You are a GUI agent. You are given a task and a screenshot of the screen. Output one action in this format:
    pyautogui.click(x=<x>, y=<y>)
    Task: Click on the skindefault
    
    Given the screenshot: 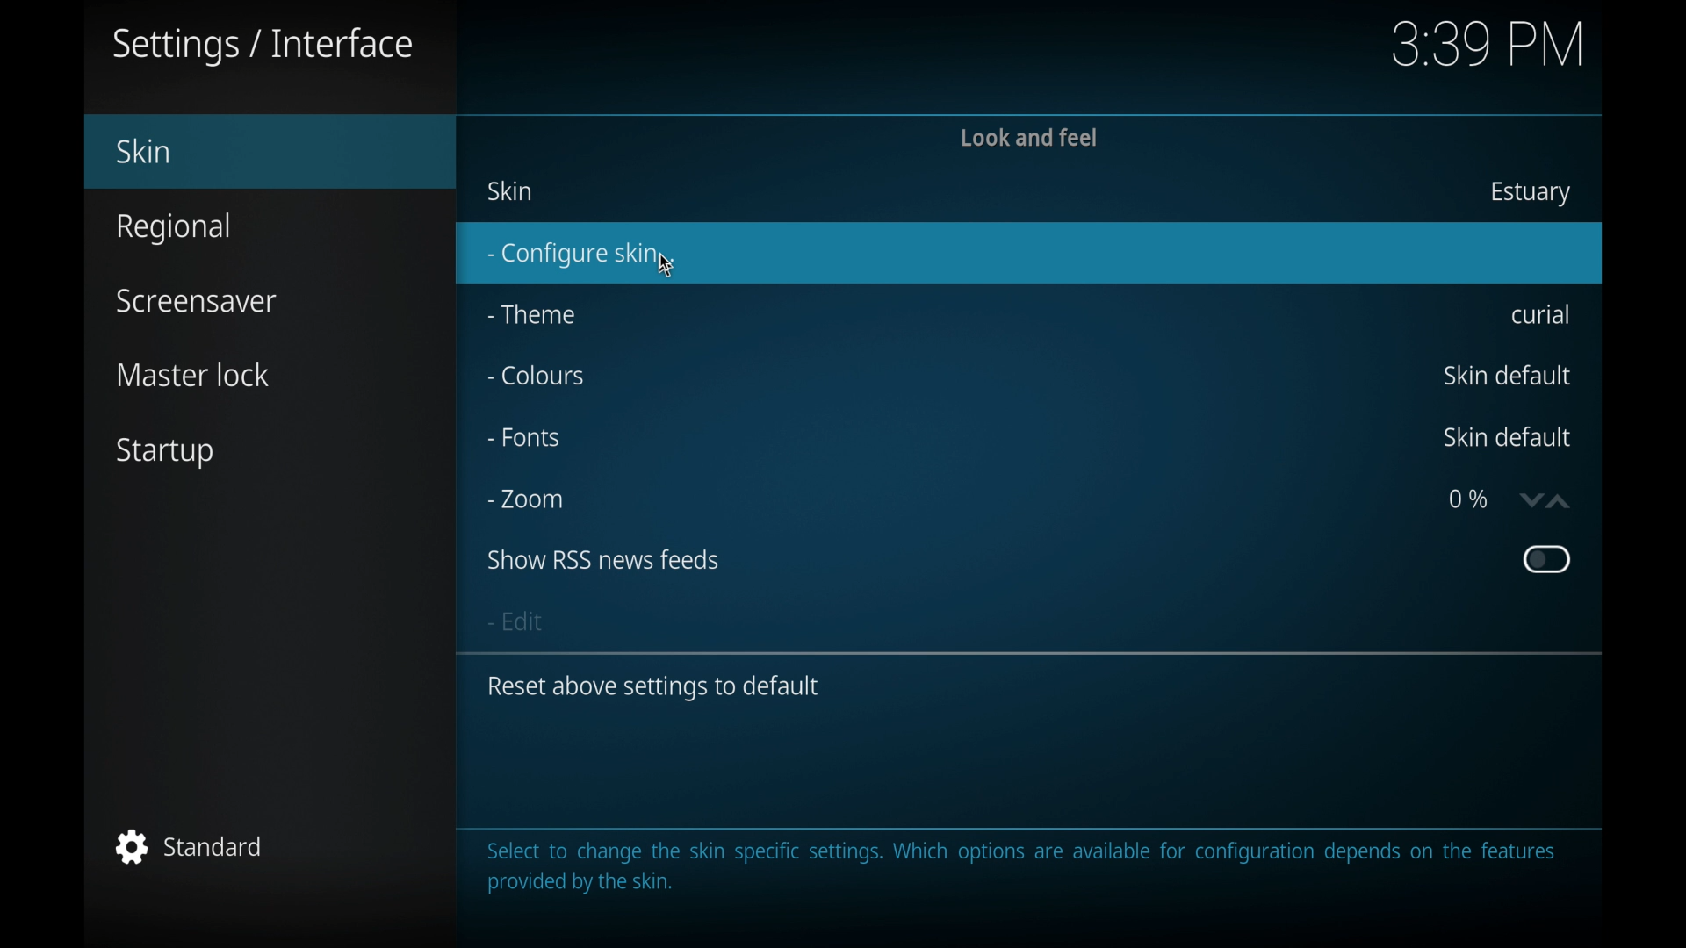 What is the action you would take?
    pyautogui.click(x=1507, y=438)
    